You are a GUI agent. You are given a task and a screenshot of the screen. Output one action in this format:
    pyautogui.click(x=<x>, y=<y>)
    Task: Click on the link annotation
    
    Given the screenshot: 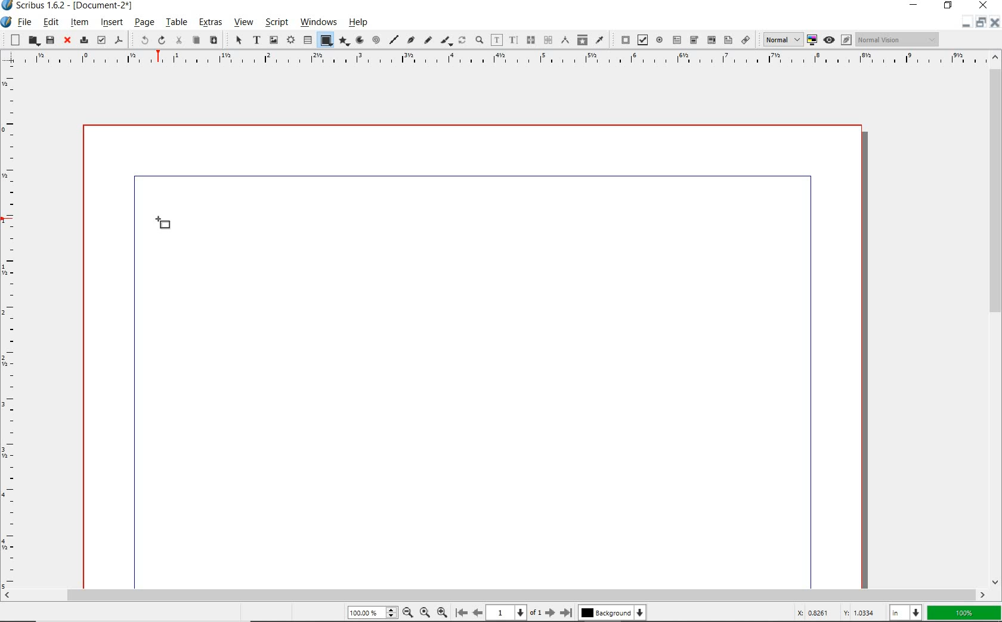 What is the action you would take?
    pyautogui.click(x=746, y=39)
    